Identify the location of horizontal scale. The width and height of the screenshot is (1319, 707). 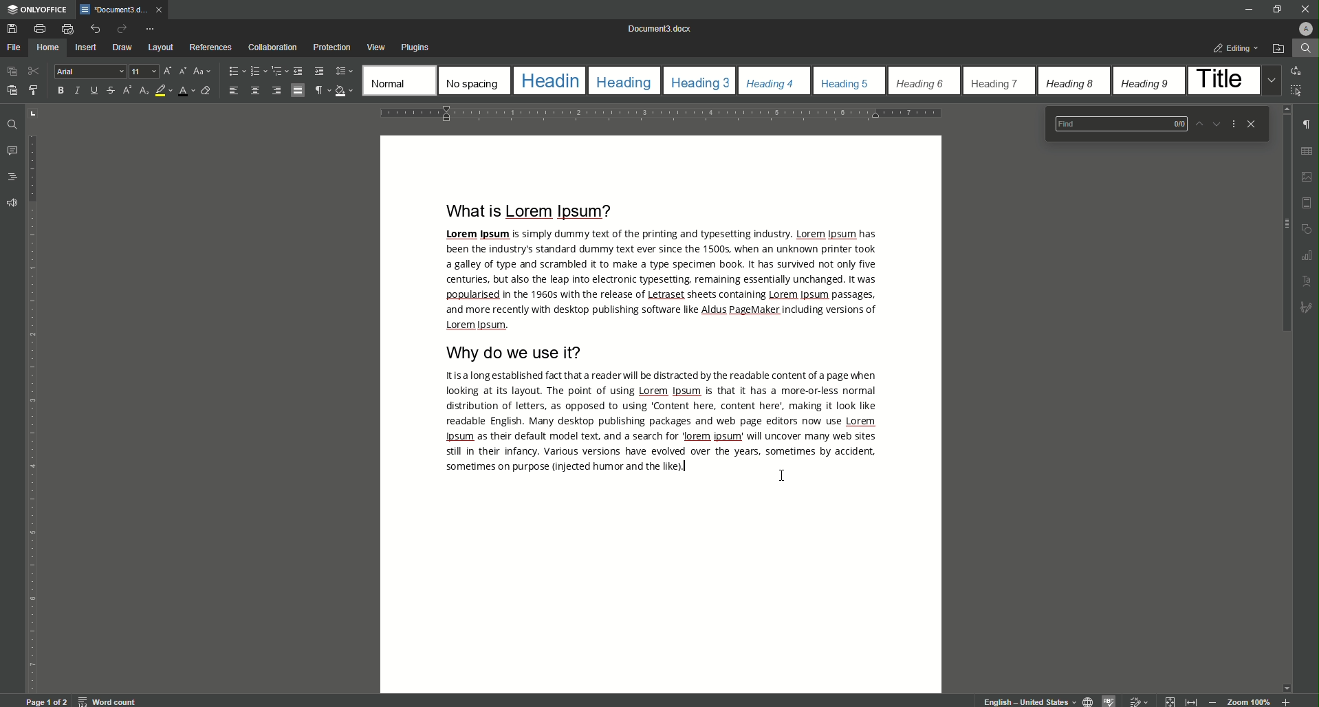
(659, 115).